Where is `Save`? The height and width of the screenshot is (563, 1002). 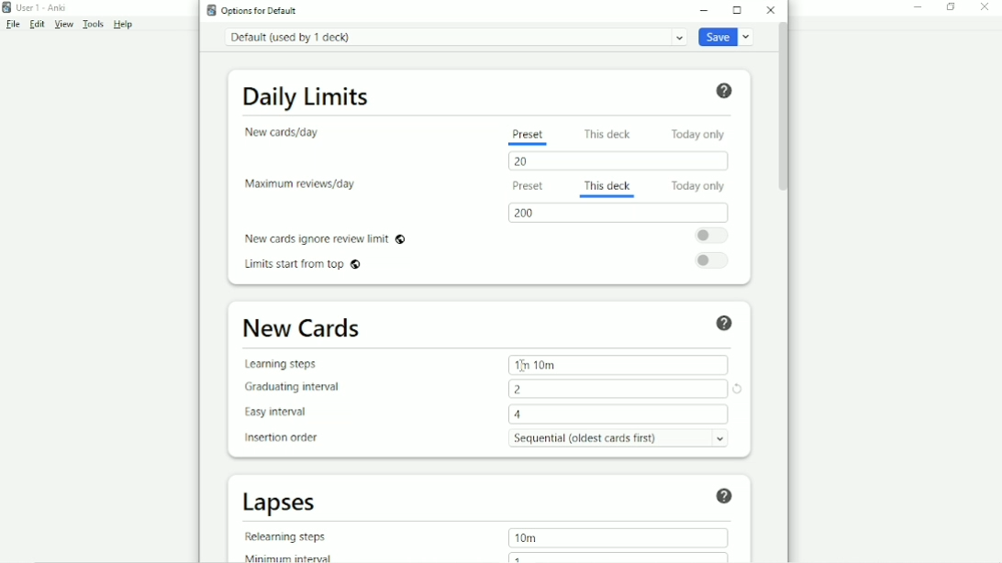
Save is located at coordinates (725, 37).